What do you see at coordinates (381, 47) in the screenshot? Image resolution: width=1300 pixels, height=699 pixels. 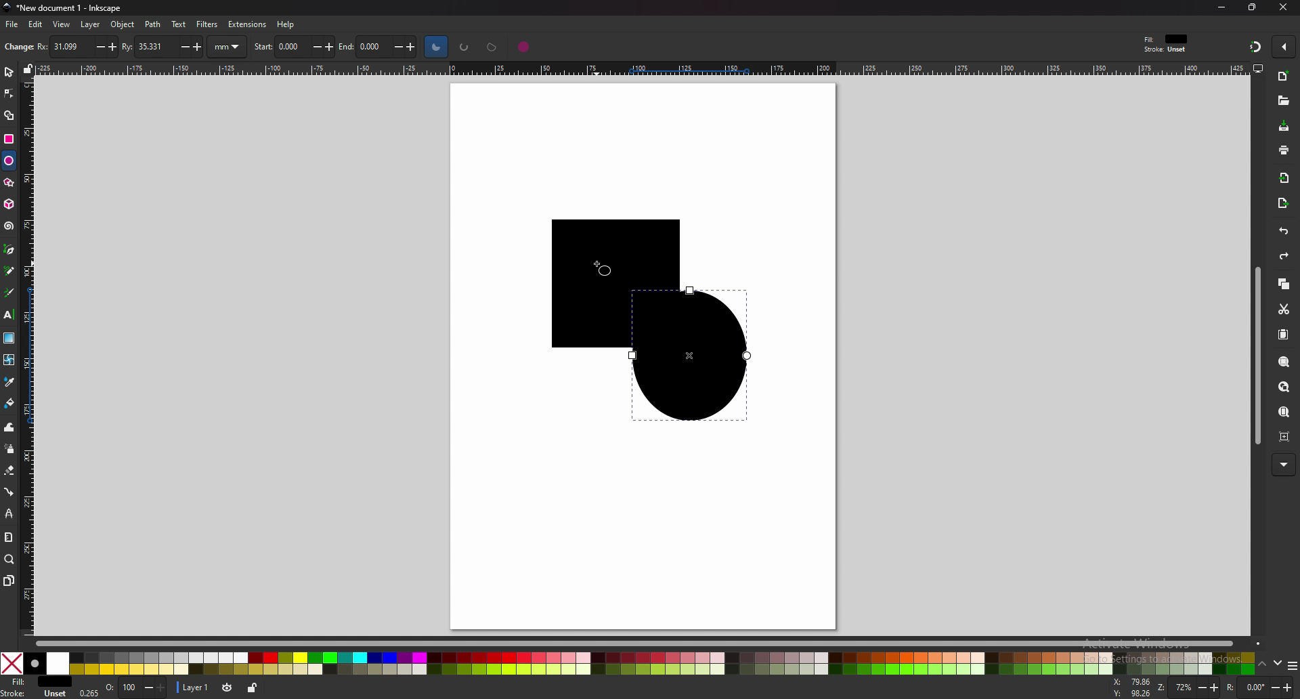 I see `end` at bounding box center [381, 47].